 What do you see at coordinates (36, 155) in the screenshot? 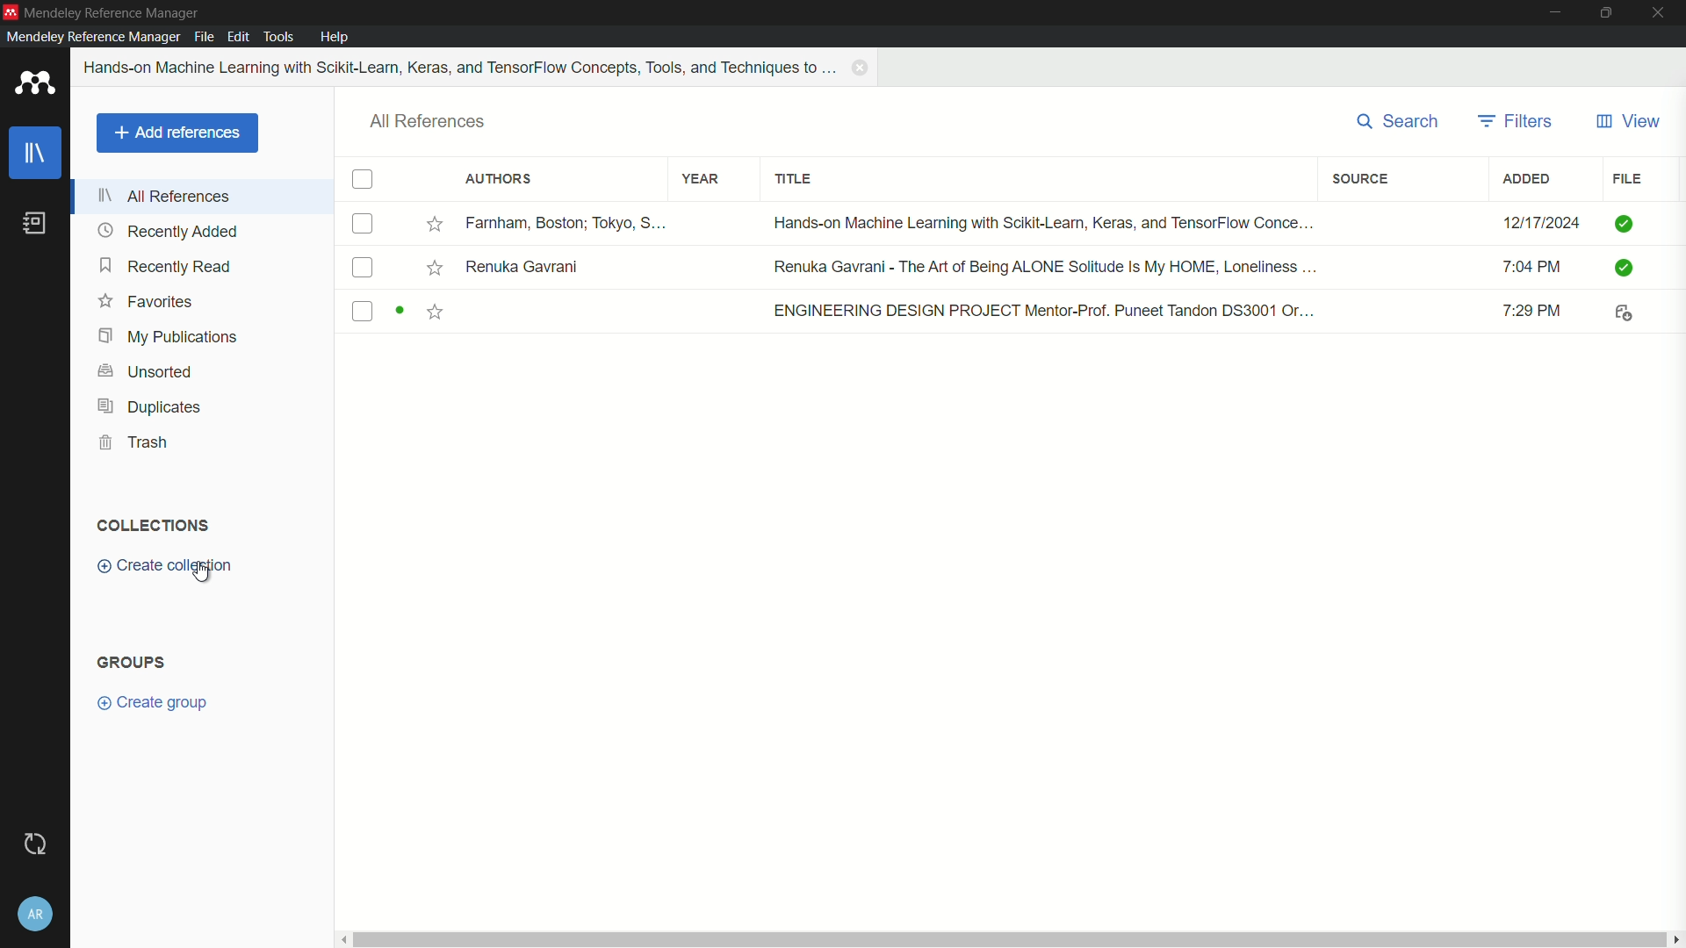
I see `library` at bounding box center [36, 155].